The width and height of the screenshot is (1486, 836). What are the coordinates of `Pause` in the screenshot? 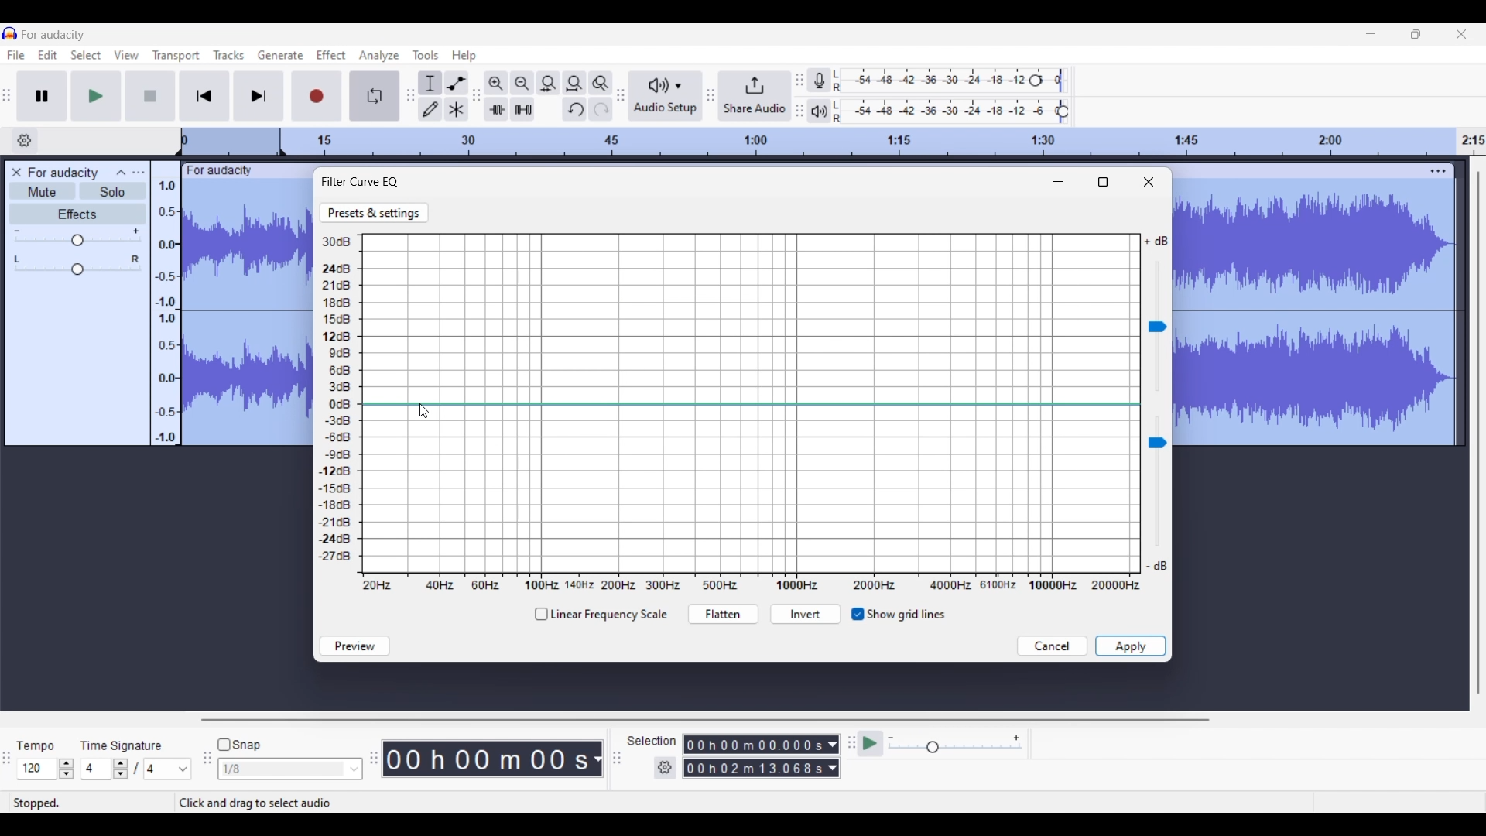 It's located at (42, 95).